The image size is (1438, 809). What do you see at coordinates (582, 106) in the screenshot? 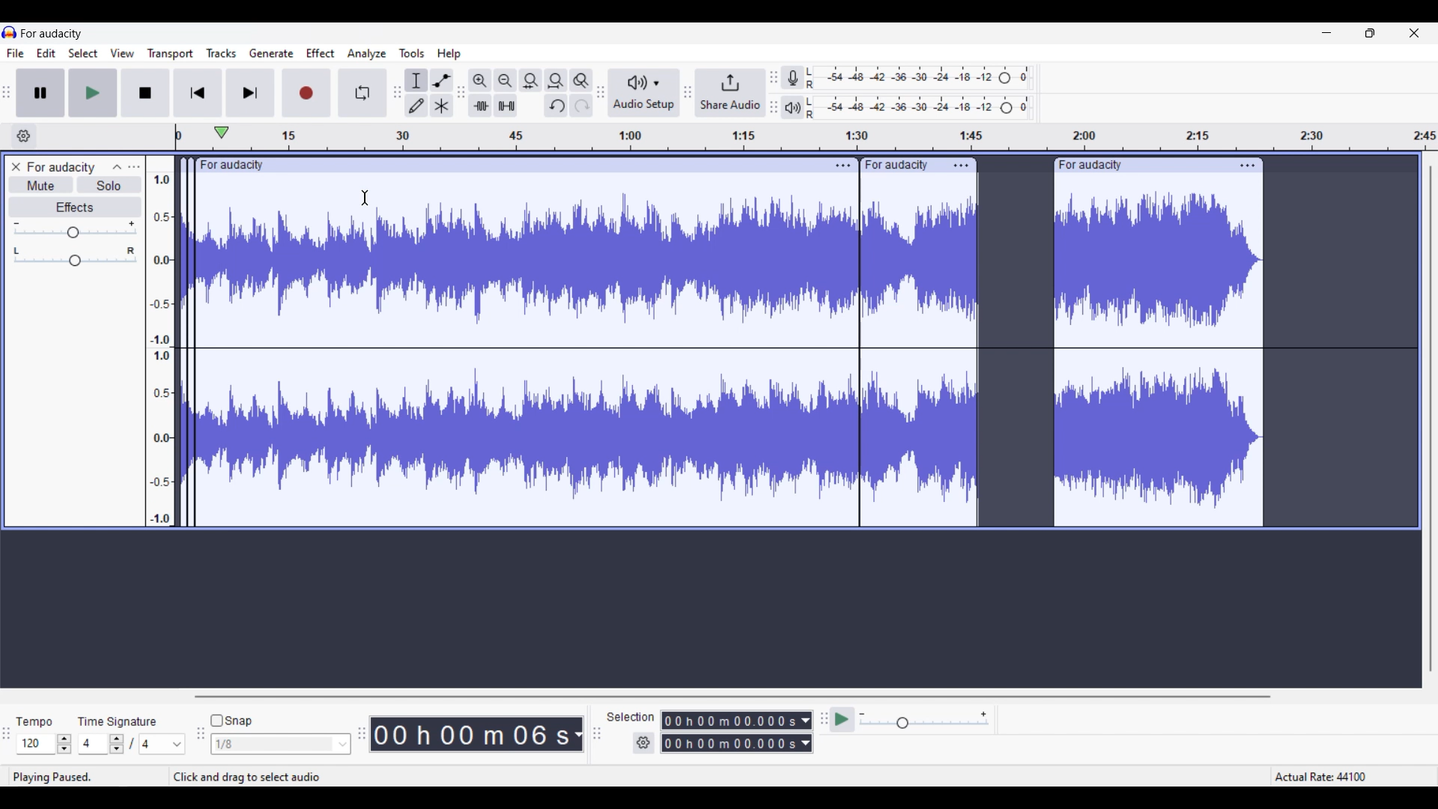
I see `redo` at bounding box center [582, 106].